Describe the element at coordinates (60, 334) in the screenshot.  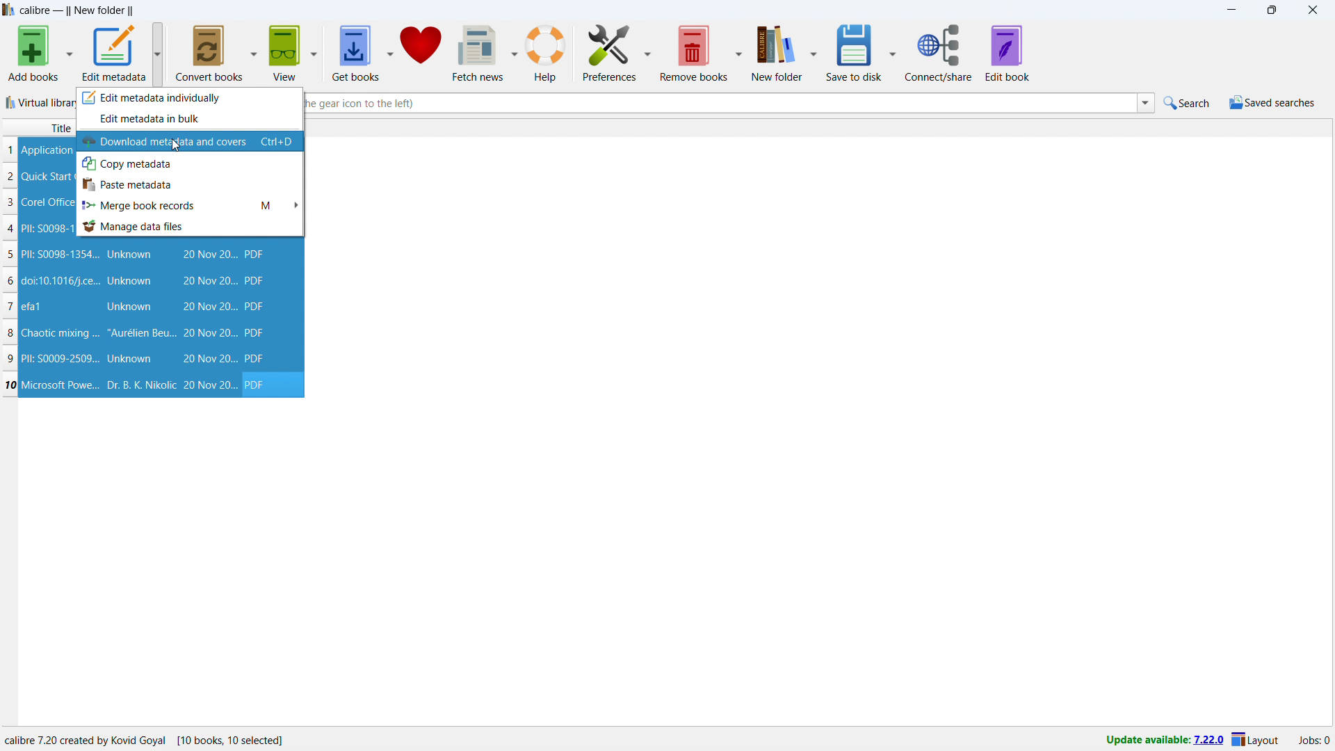
I see `Chaotic mixing ...` at that location.